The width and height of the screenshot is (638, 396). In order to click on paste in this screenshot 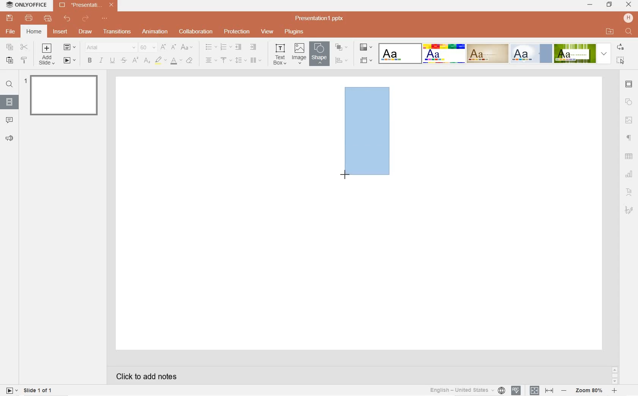, I will do `click(8, 61)`.